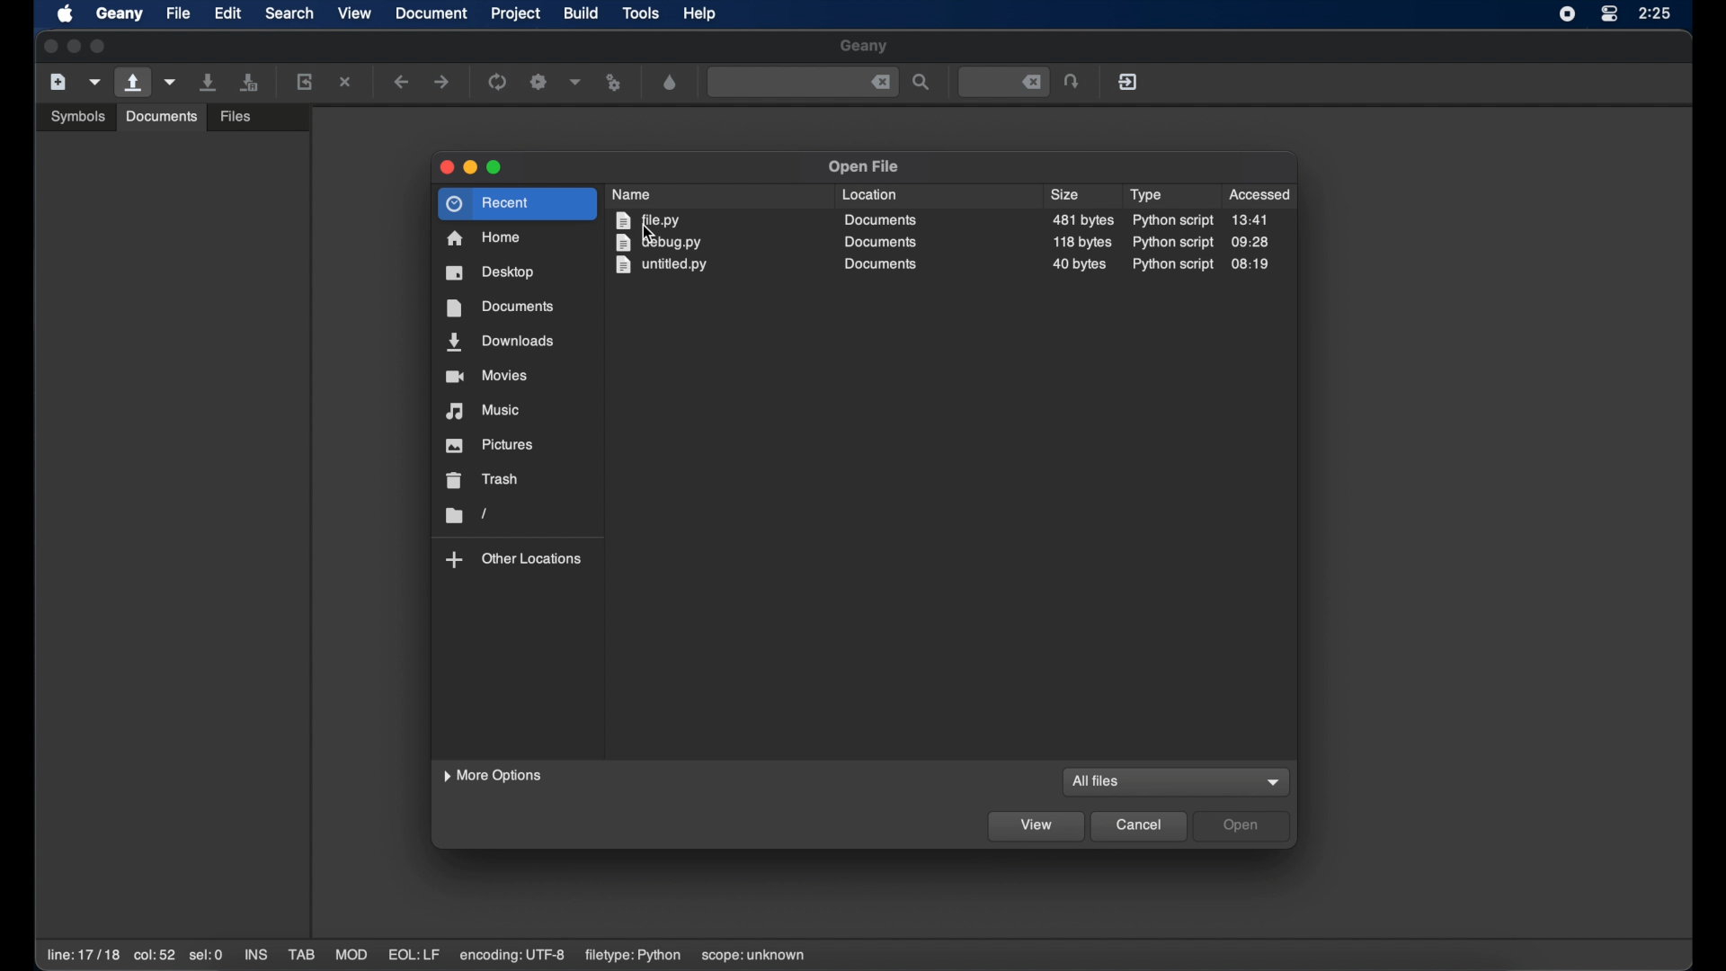 Image resolution: width=1726 pixels, height=971 pixels. Describe the element at coordinates (443, 168) in the screenshot. I see `close` at that location.